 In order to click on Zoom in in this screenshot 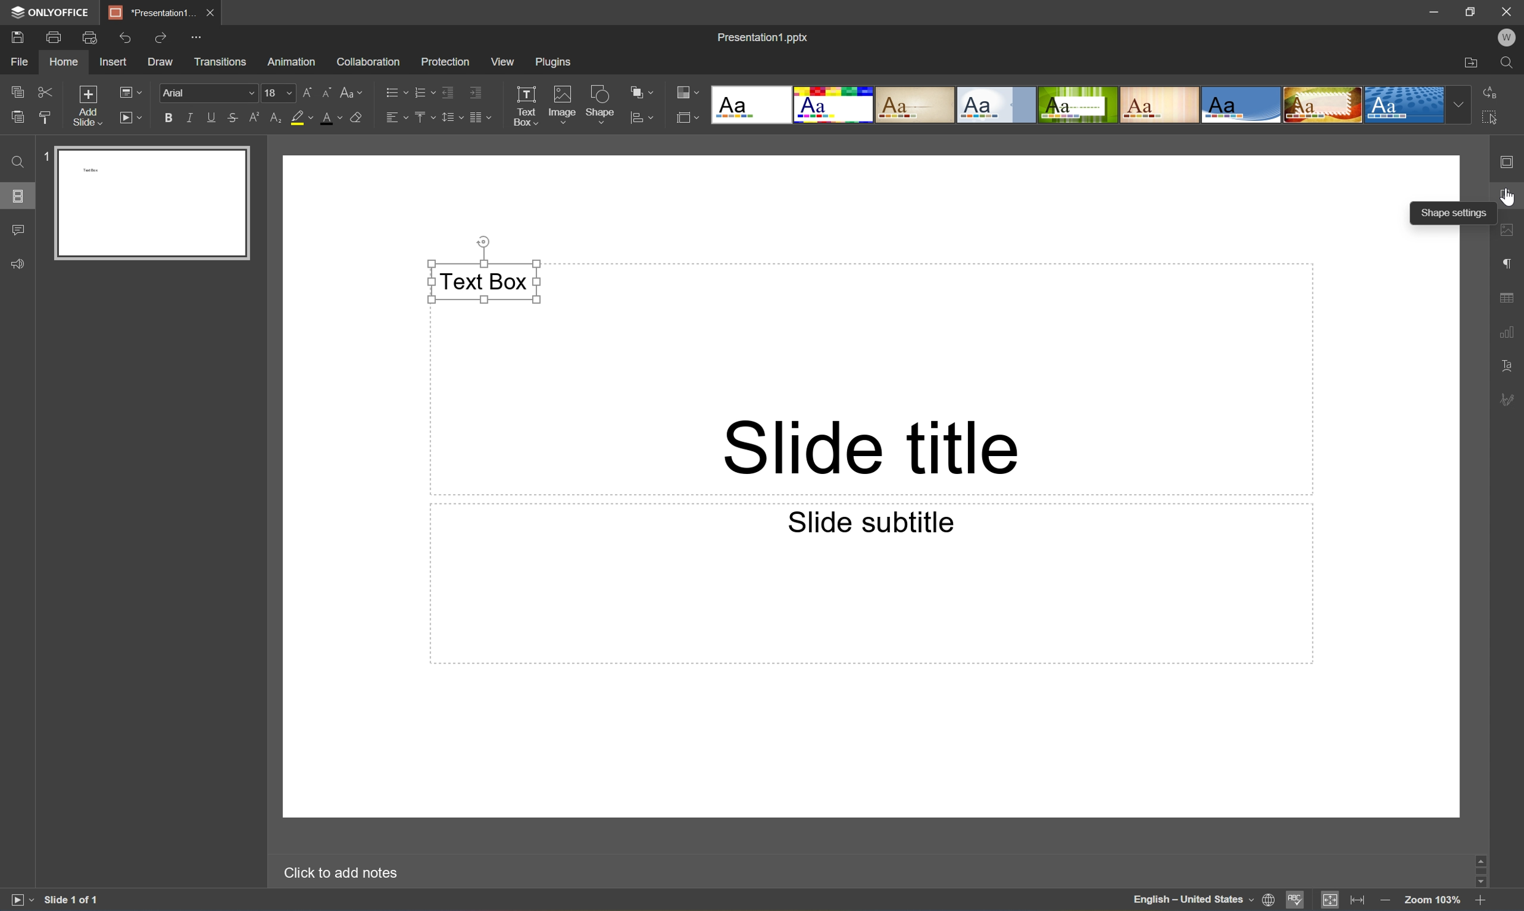, I will do `click(1484, 901)`.